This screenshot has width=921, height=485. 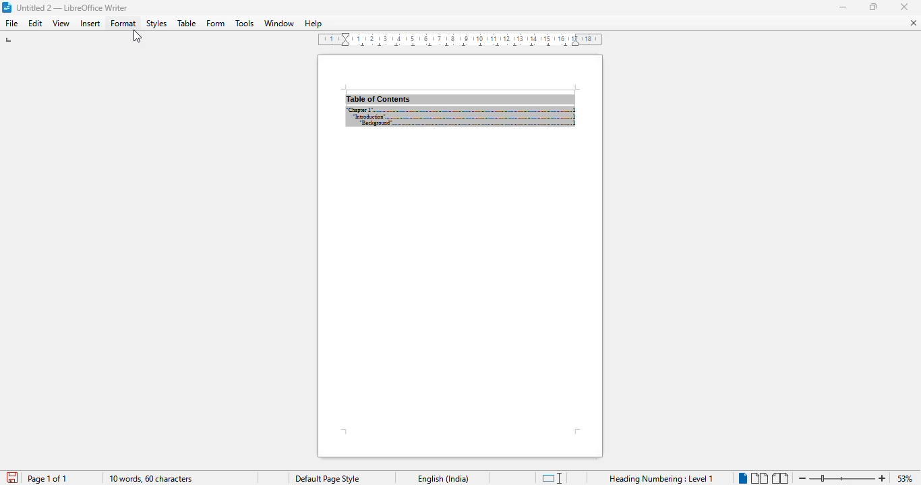 I want to click on single-page view, so click(x=742, y=478).